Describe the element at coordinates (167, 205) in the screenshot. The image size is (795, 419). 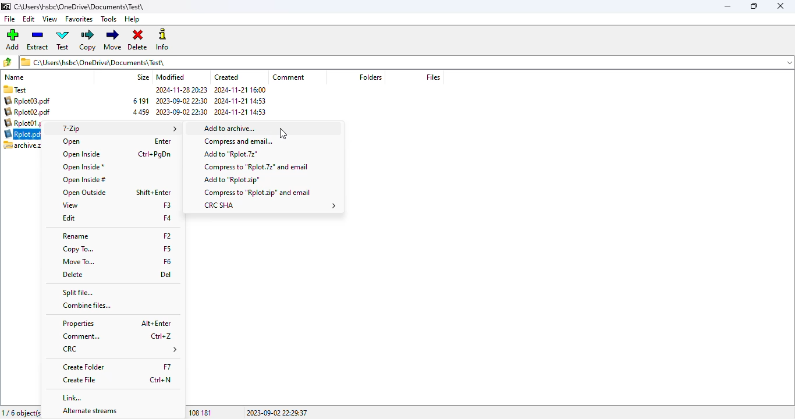
I see `shortcut for view` at that location.